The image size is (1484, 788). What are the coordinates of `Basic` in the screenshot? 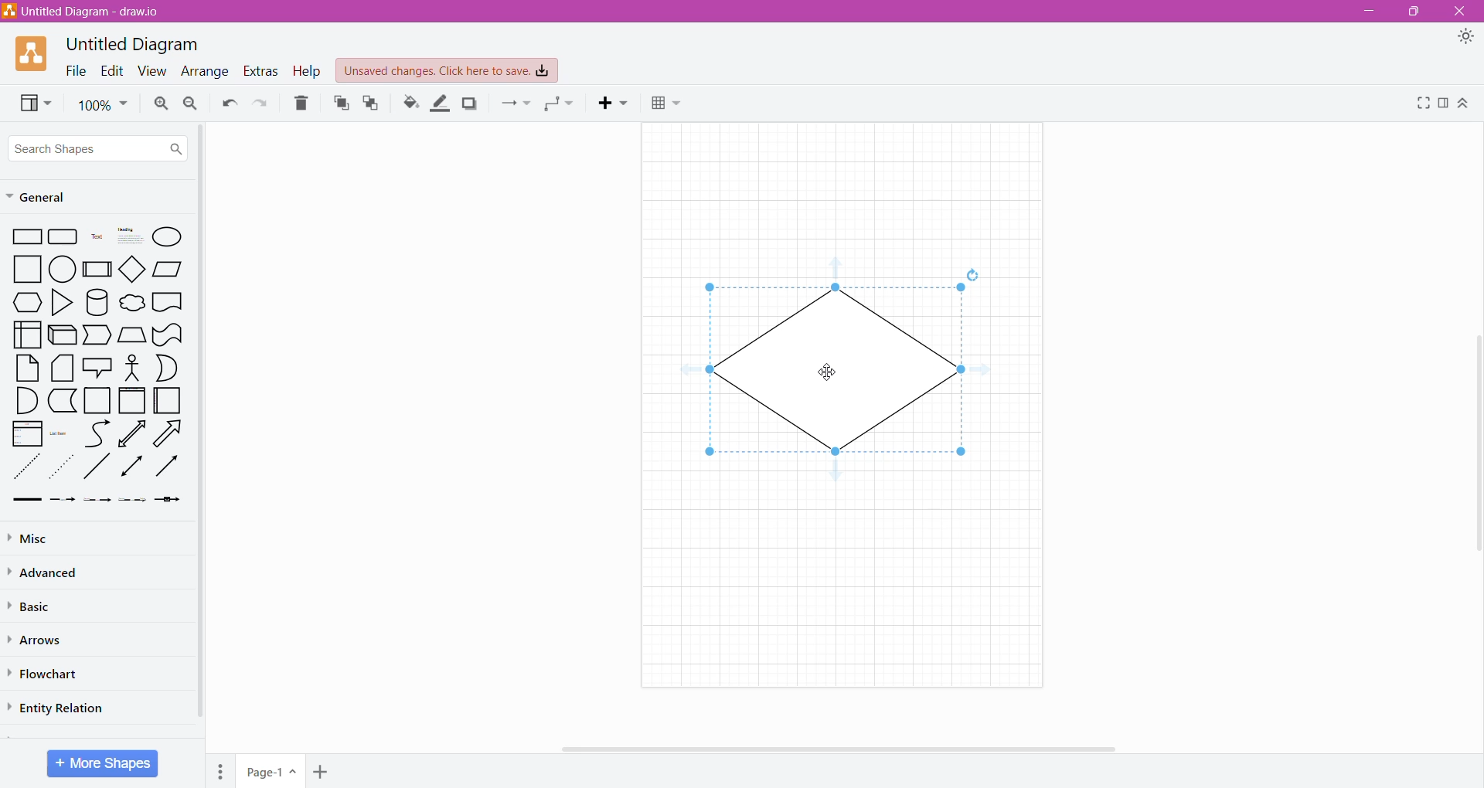 It's located at (38, 605).